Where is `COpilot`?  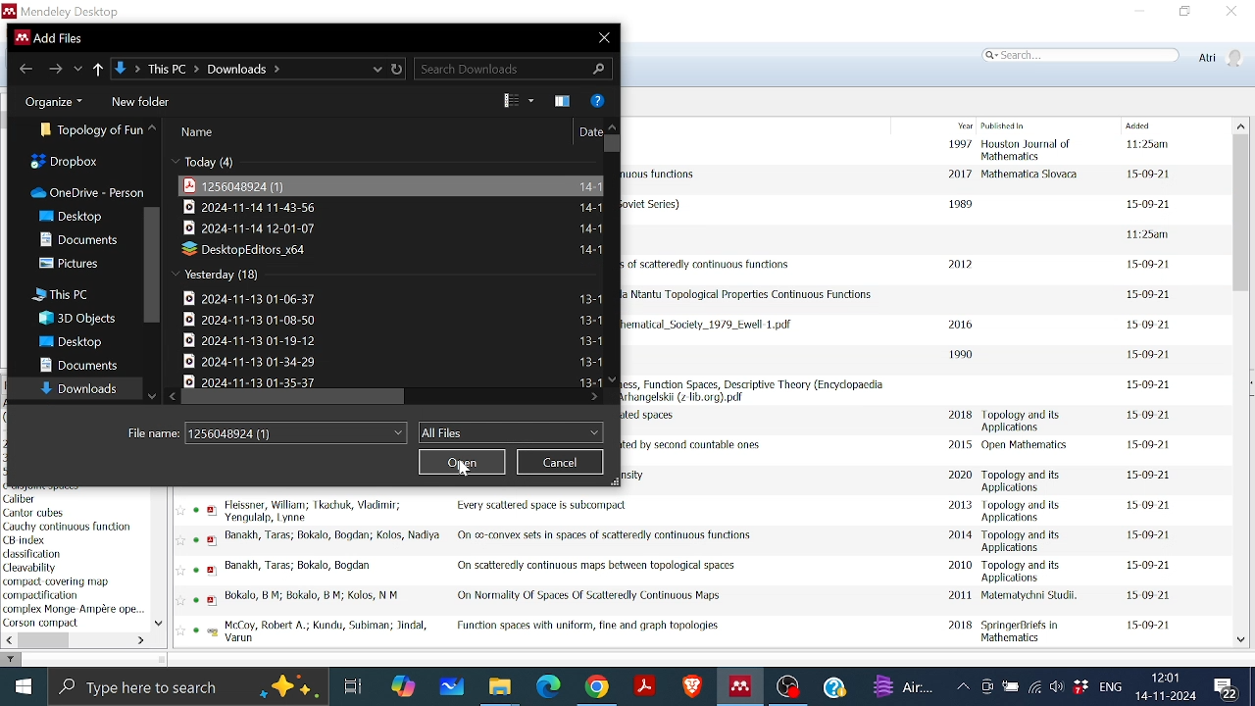 COpilot is located at coordinates (402, 686).